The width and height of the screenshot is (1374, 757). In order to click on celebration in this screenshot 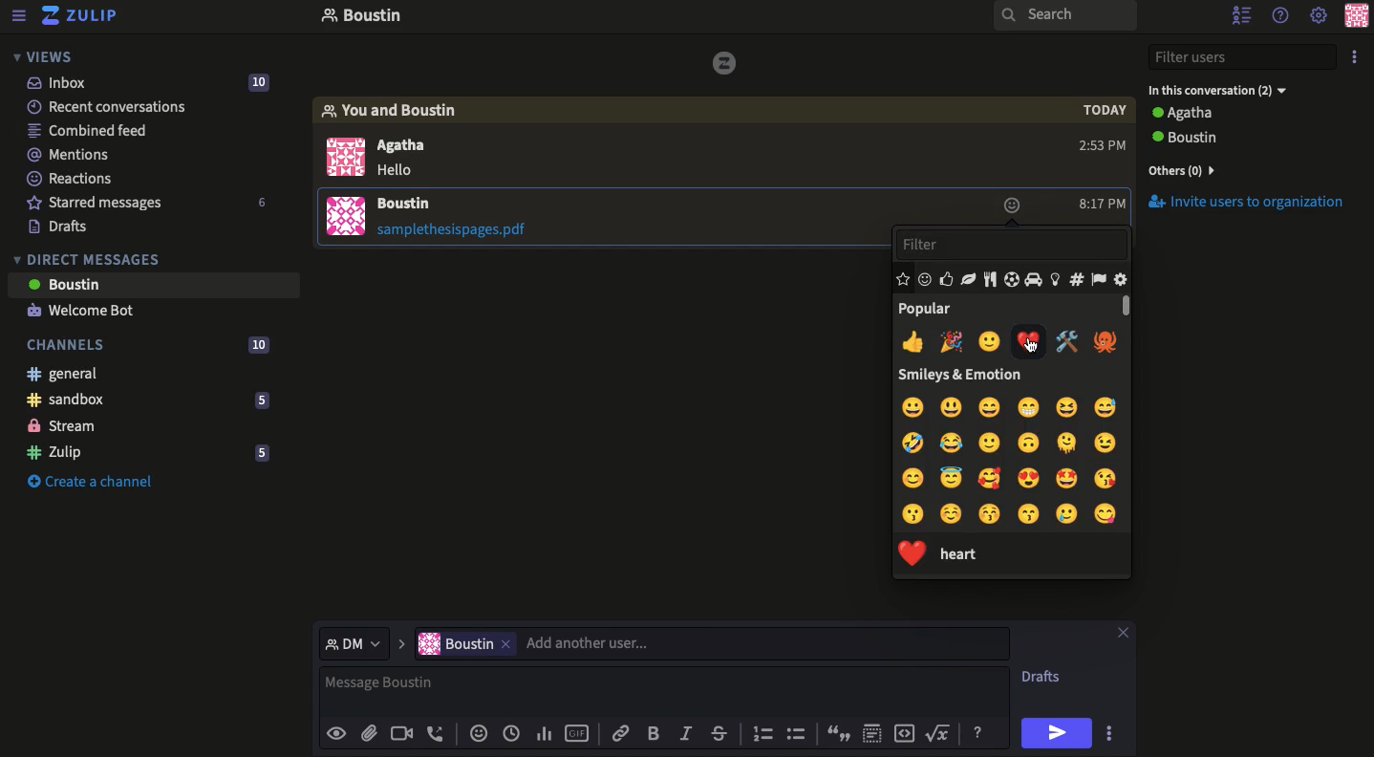, I will do `click(954, 343)`.